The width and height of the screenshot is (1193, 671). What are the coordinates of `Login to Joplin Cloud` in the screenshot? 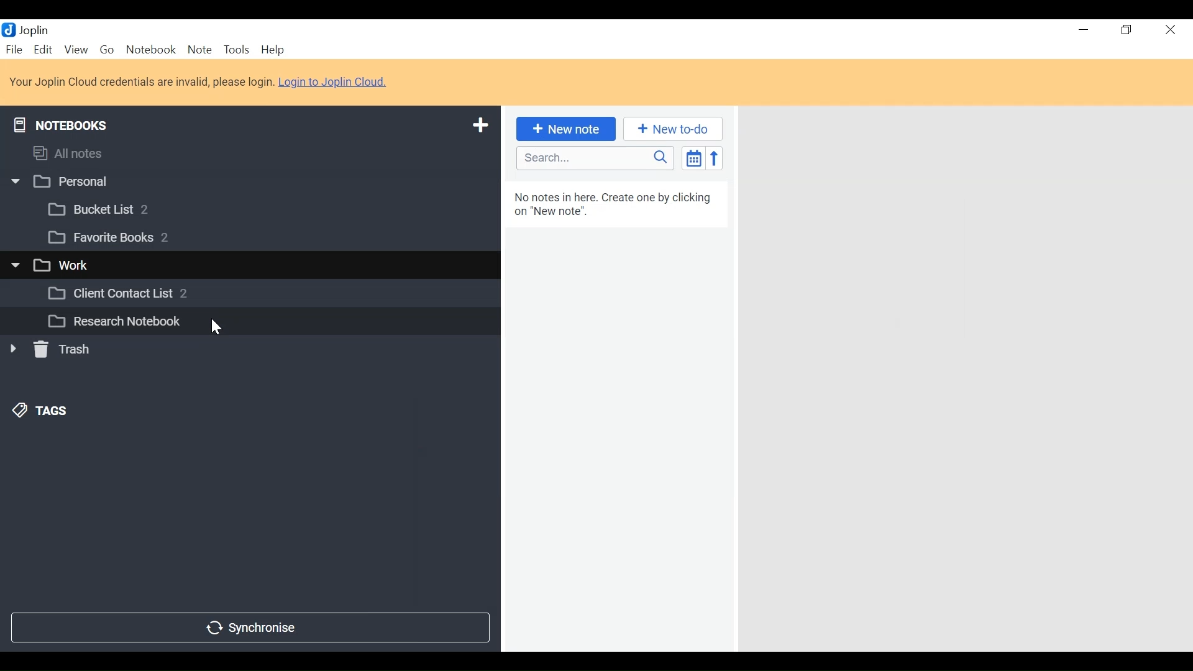 It's located at (337, 82).